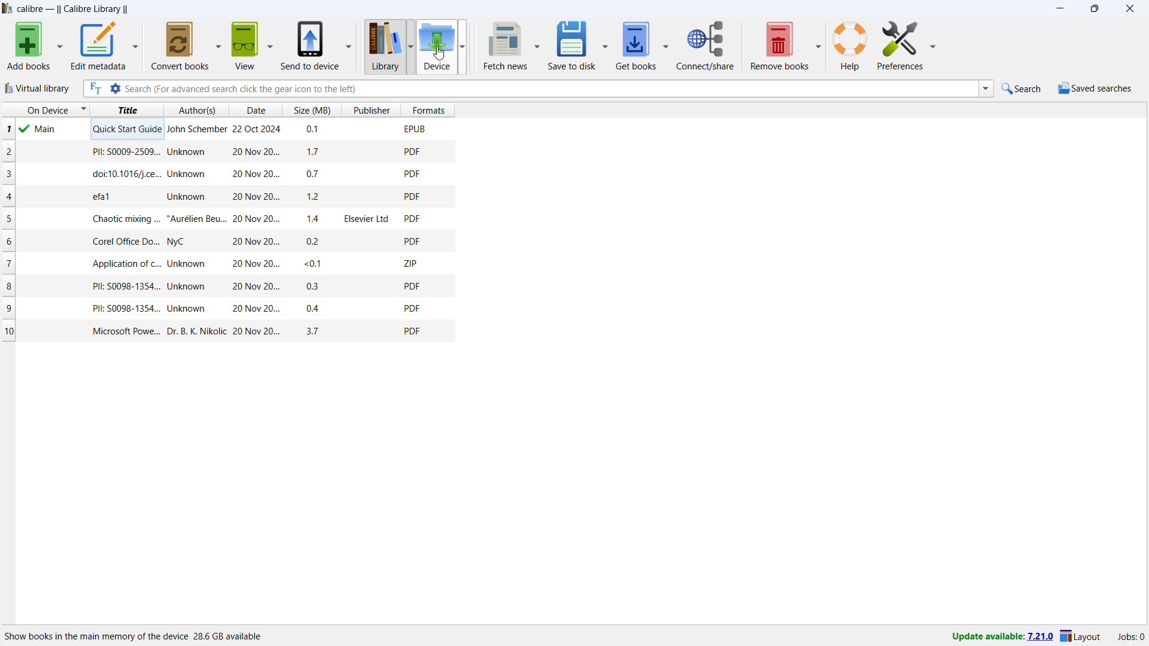  What do you see at coordinates (98, 46) in the screenshot?
I see `edit metadata` at bounding box center [98, 46].